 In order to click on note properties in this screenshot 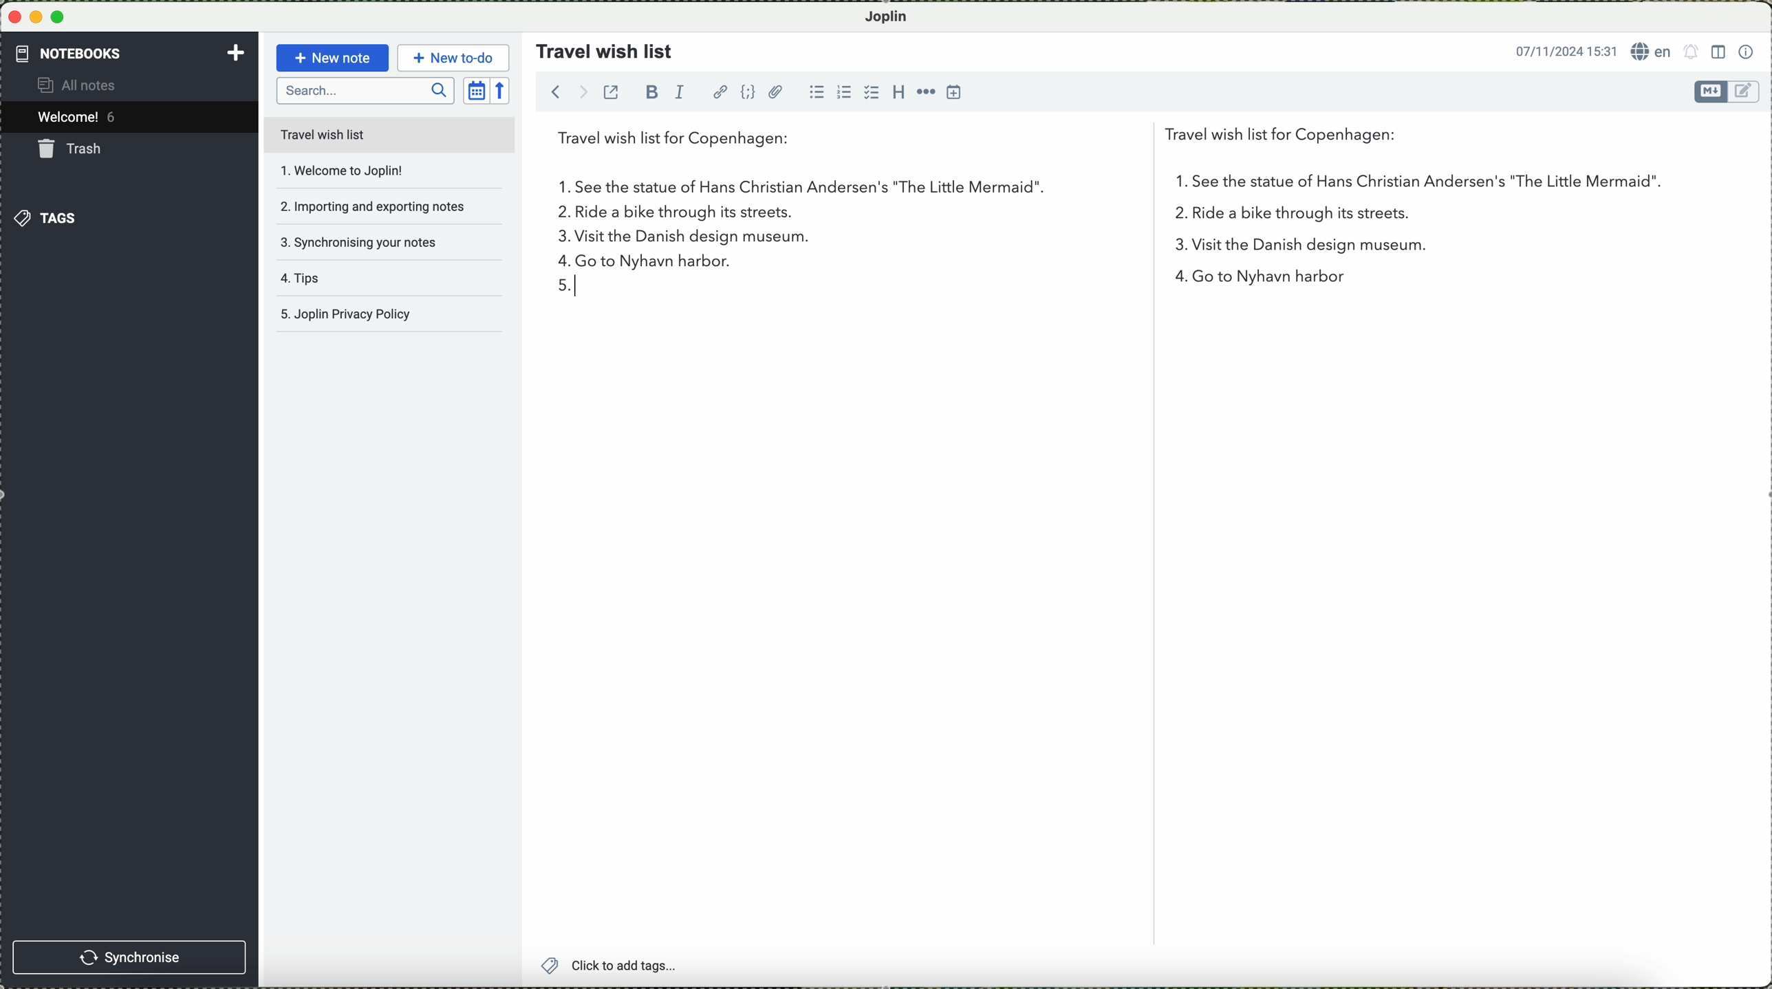, I will do `click(1747, 50)`.